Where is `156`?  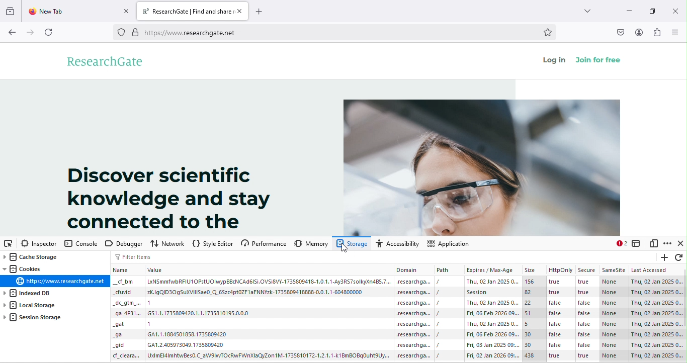 156 is located at coordinates (532, 281).